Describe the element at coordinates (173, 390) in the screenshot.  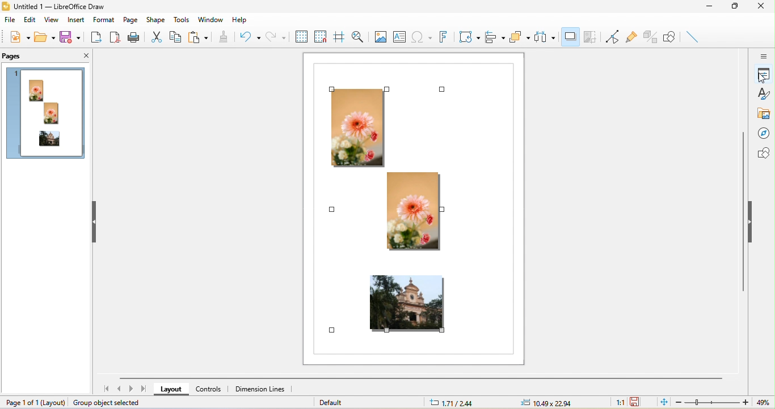
I see `layout` at that location.